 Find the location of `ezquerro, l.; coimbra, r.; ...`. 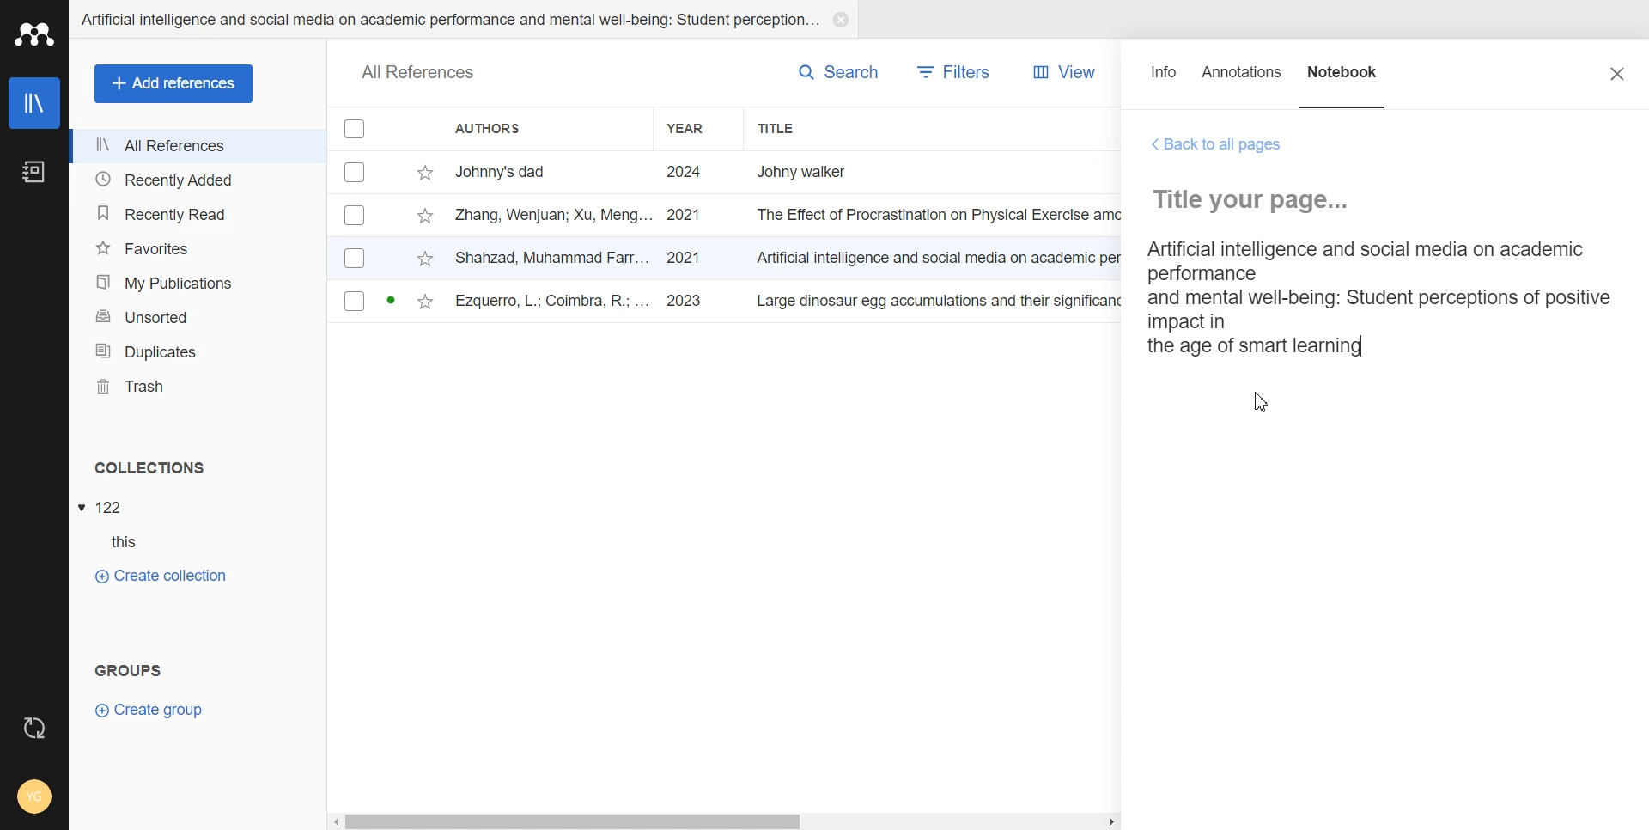

ezquerro, l.; coimbra, r.; ... is located at coordinates (554, 302).